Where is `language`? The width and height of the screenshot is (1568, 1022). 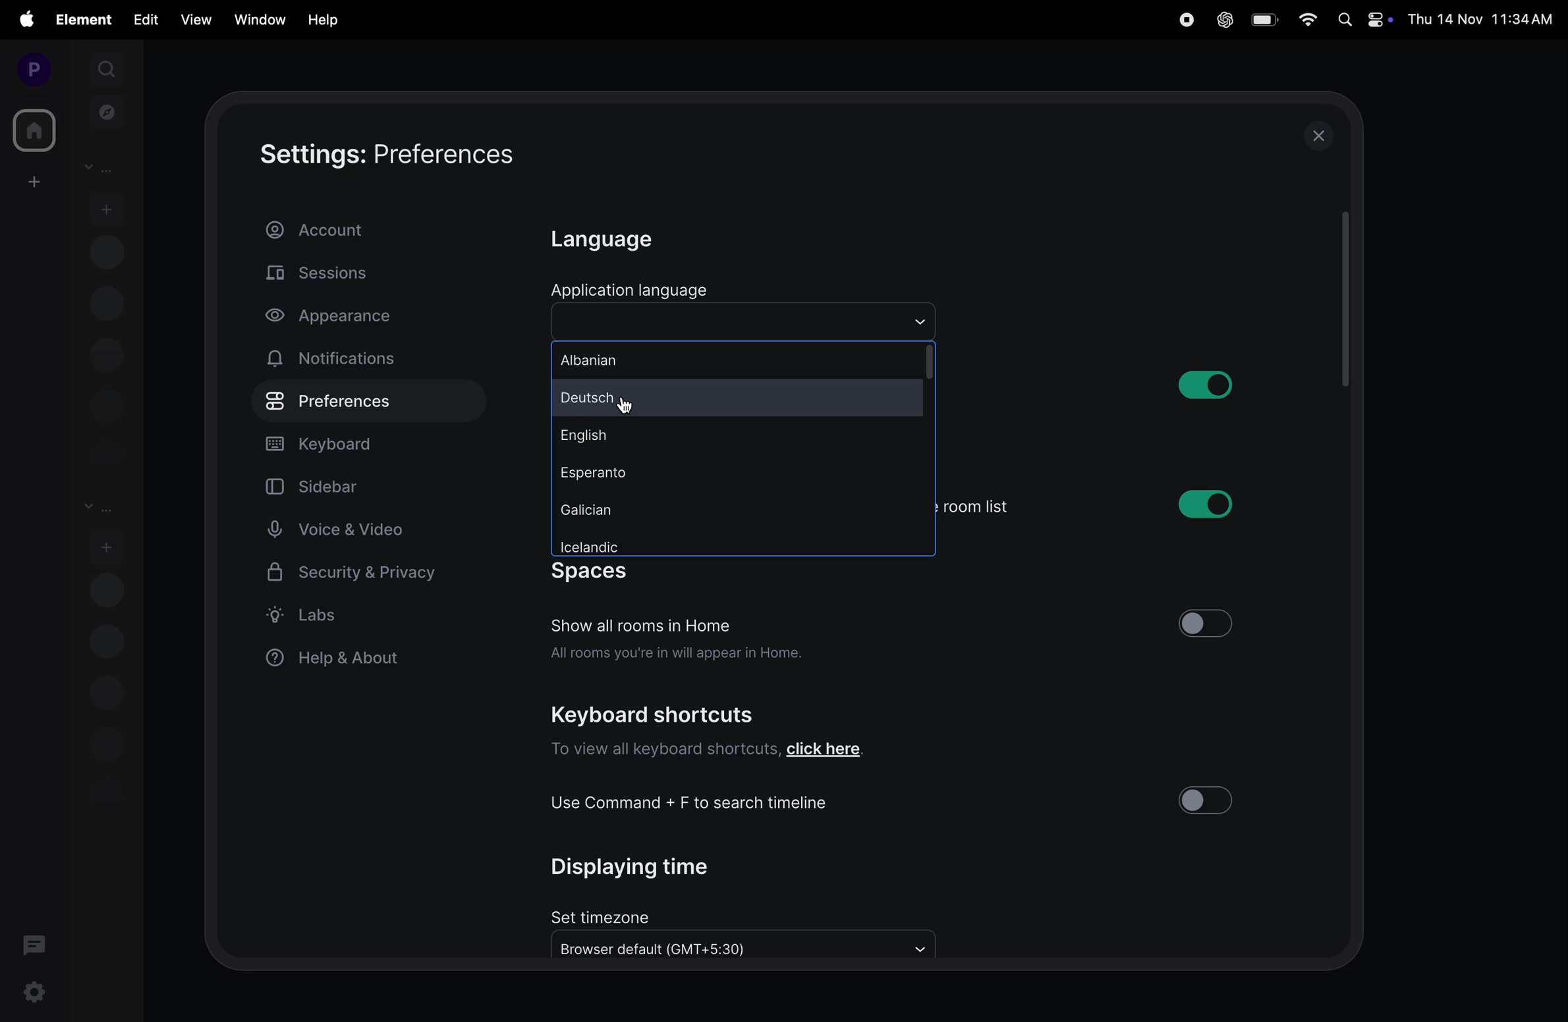 language is located at coordinates (602, 240).